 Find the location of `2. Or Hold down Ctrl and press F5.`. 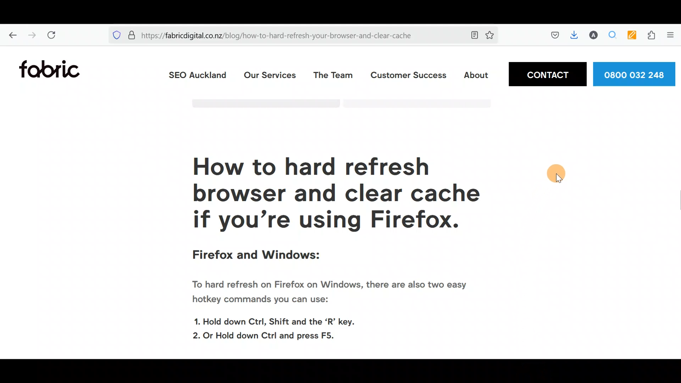

2. Or Hold down Ctrl and press F5. is located at coordinates (268, 335).